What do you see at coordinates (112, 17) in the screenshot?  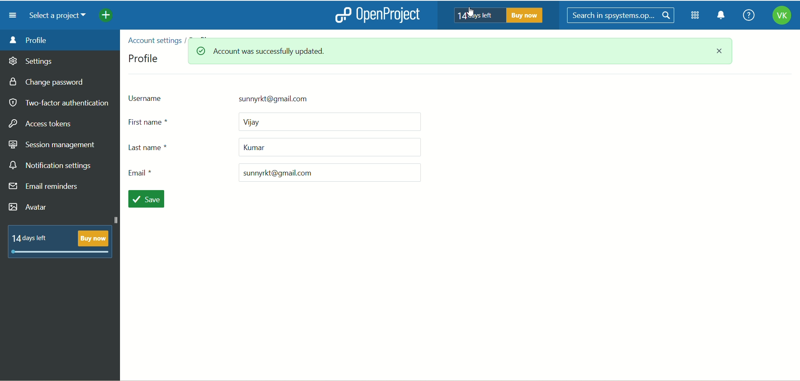 I see `add project` at bounding box center [112, 17].